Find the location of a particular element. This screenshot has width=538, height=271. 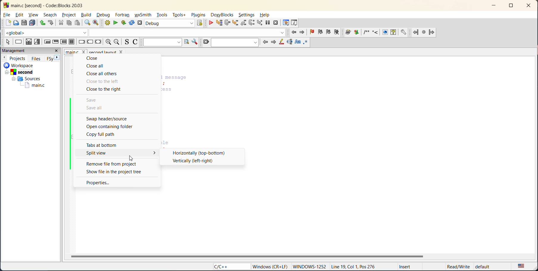

new is located at coordinates (6, 23).